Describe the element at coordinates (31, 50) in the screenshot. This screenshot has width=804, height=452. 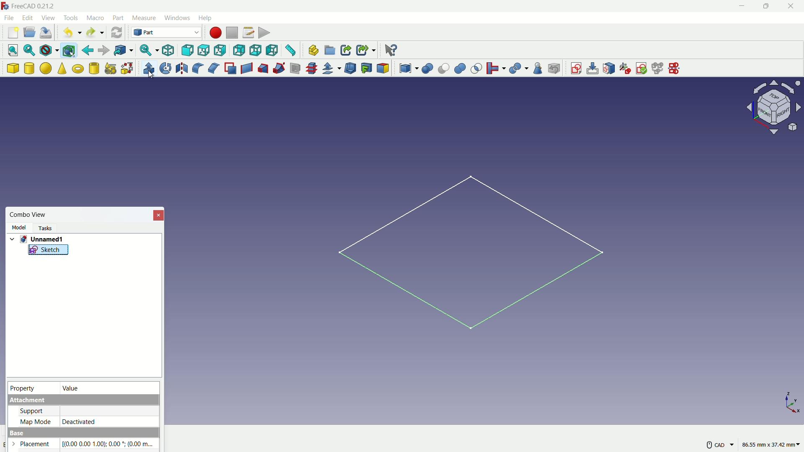
I see `fit selection` at that location.